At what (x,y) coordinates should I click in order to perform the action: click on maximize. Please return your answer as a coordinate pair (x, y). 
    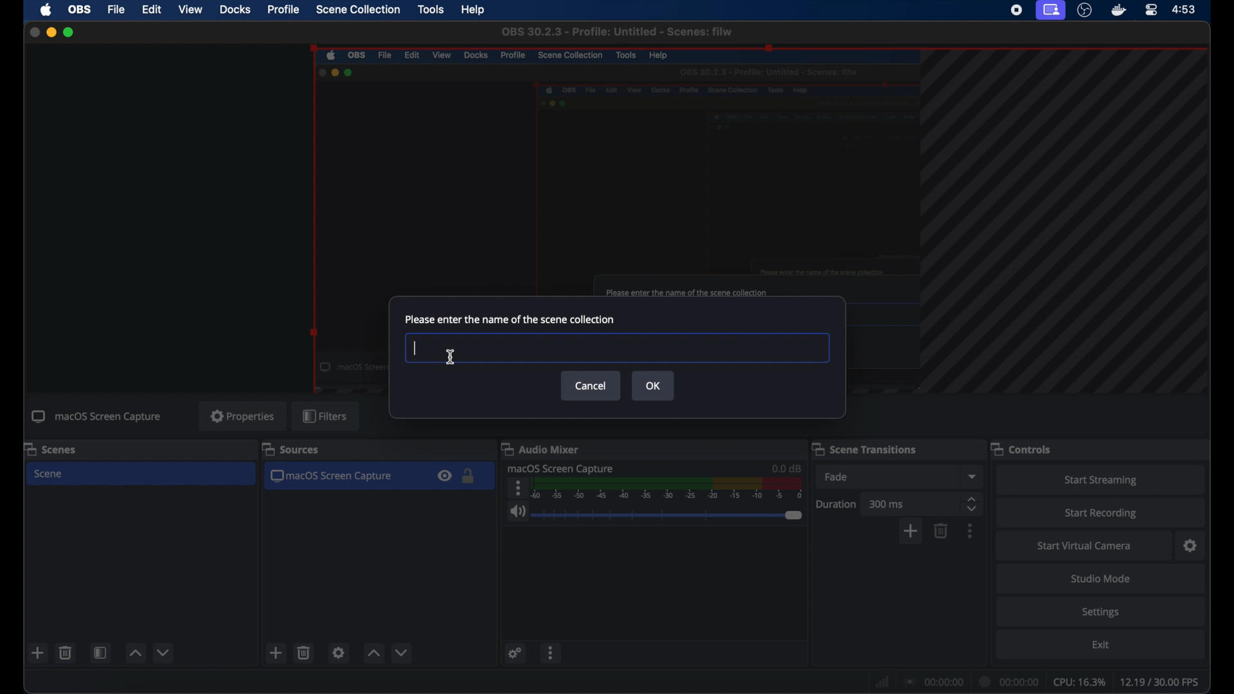
    Looking at the image, I should click on (73, 33).